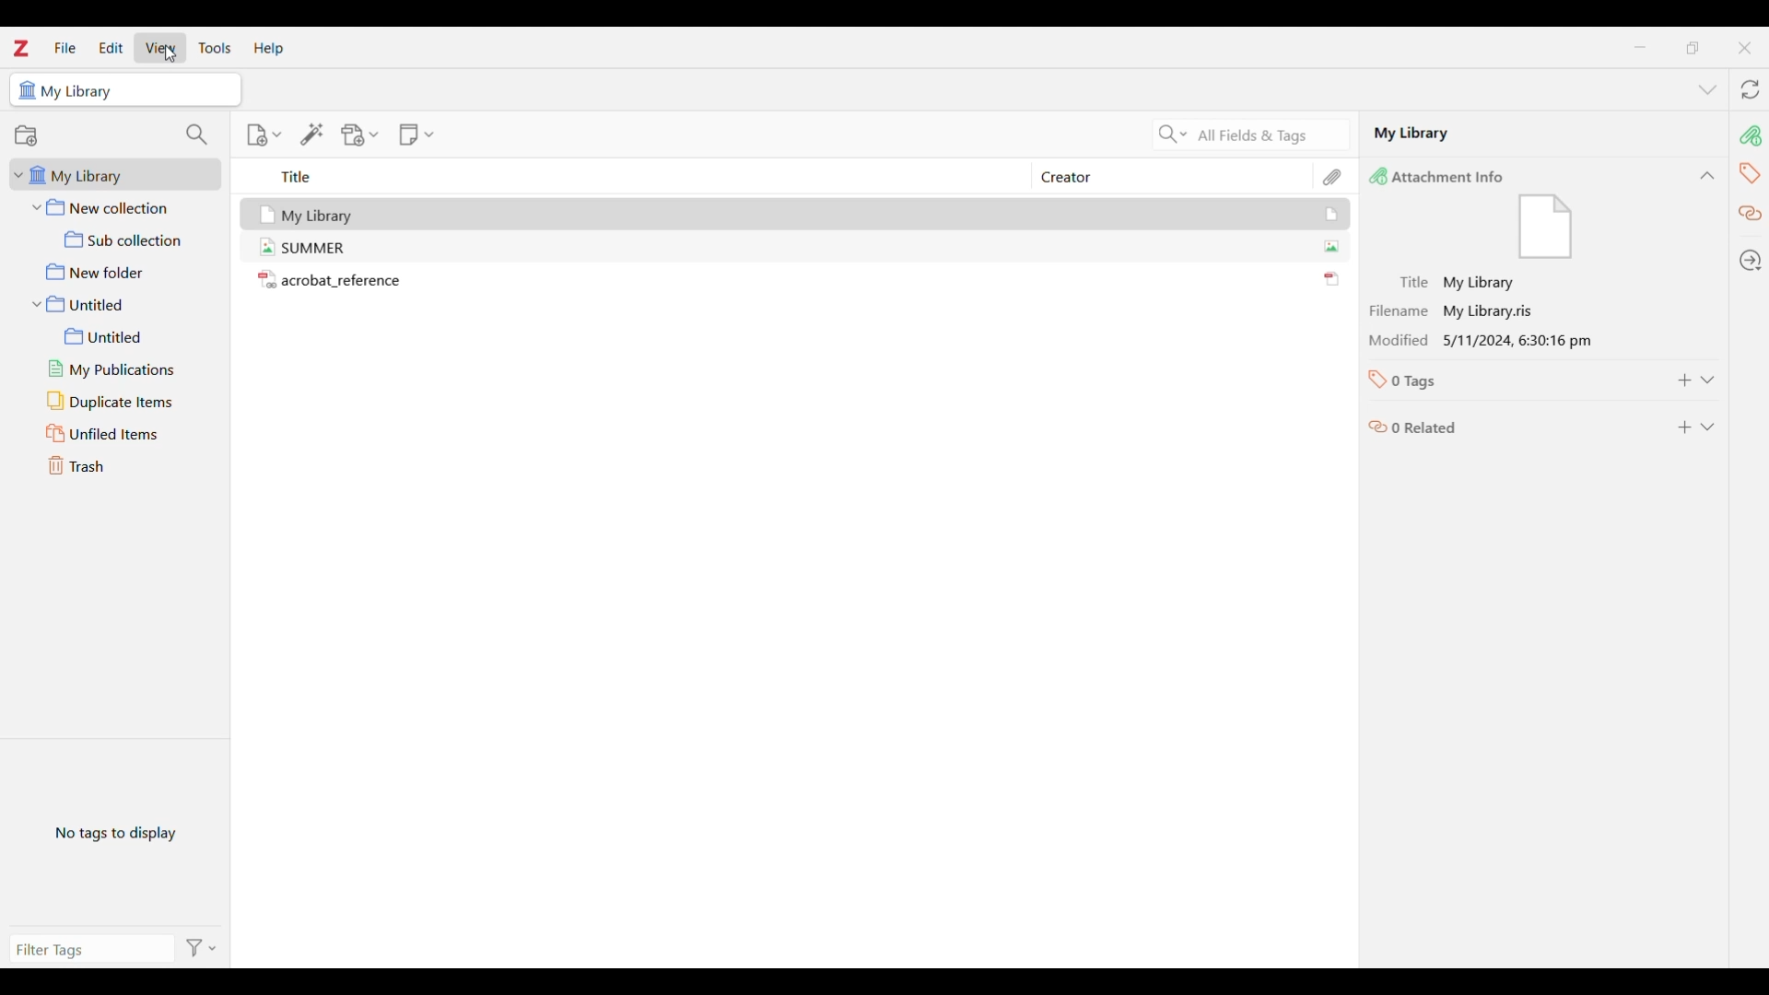 Image resolution: width=1769 pixels, height=995 pixels. I want to click on Selected file is highlighted, so click(1323, 215).